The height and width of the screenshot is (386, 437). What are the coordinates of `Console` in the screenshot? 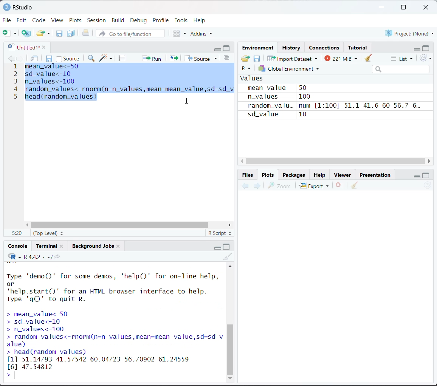 It's located at (18, 246).